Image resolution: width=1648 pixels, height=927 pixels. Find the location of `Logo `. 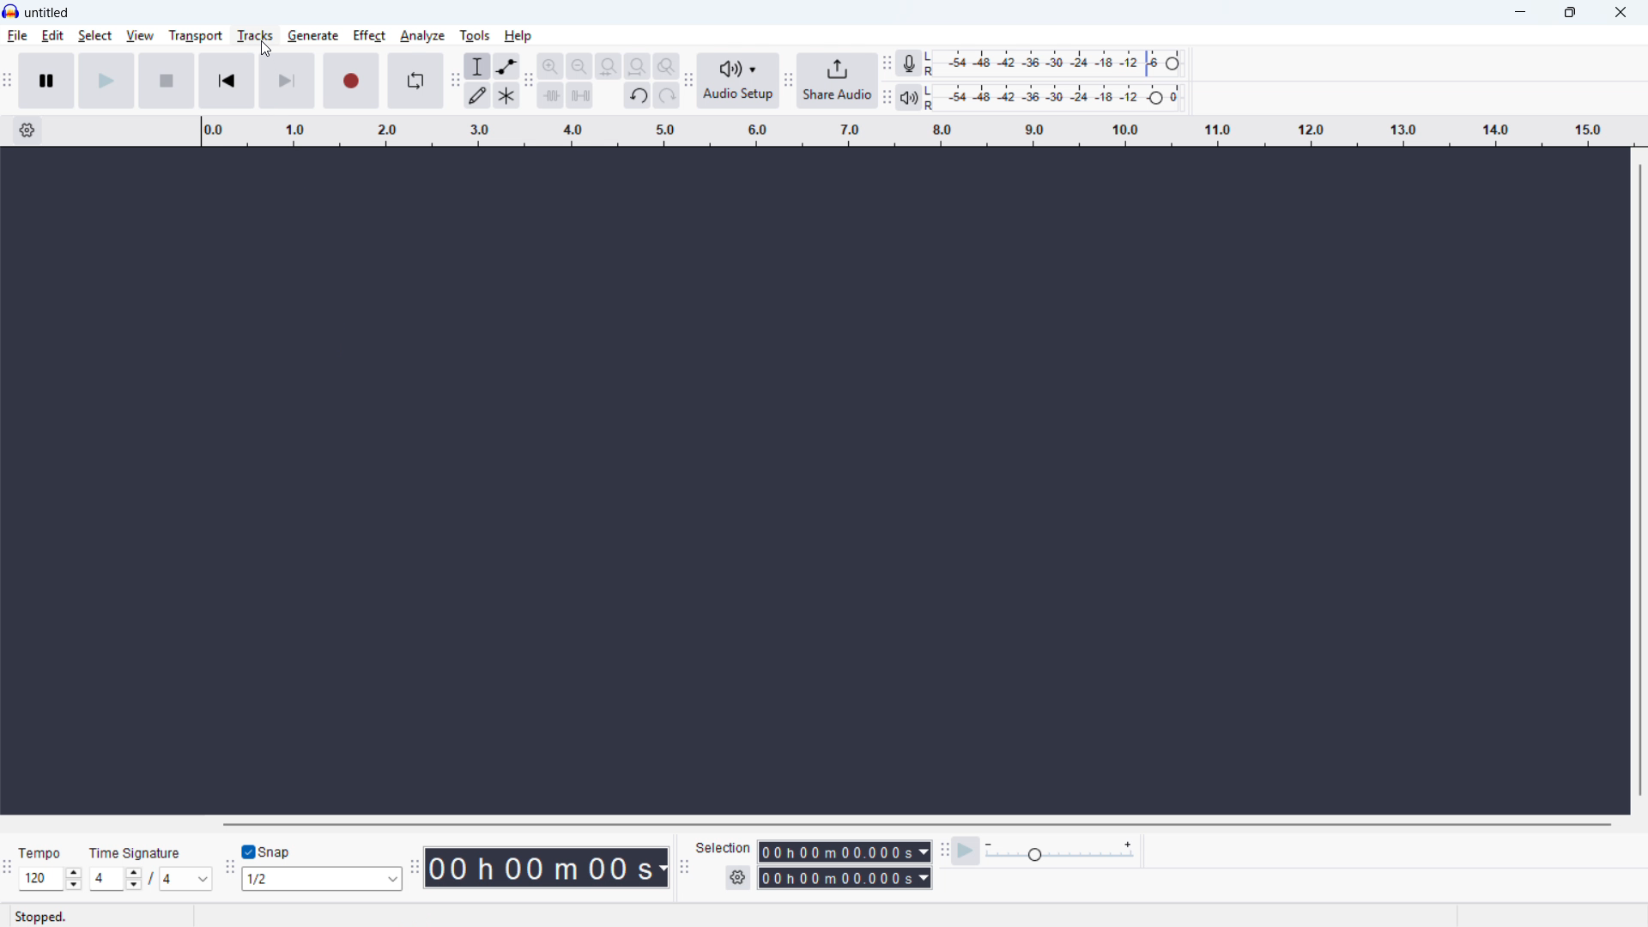

Logo  is located at coordinates (11, 12).